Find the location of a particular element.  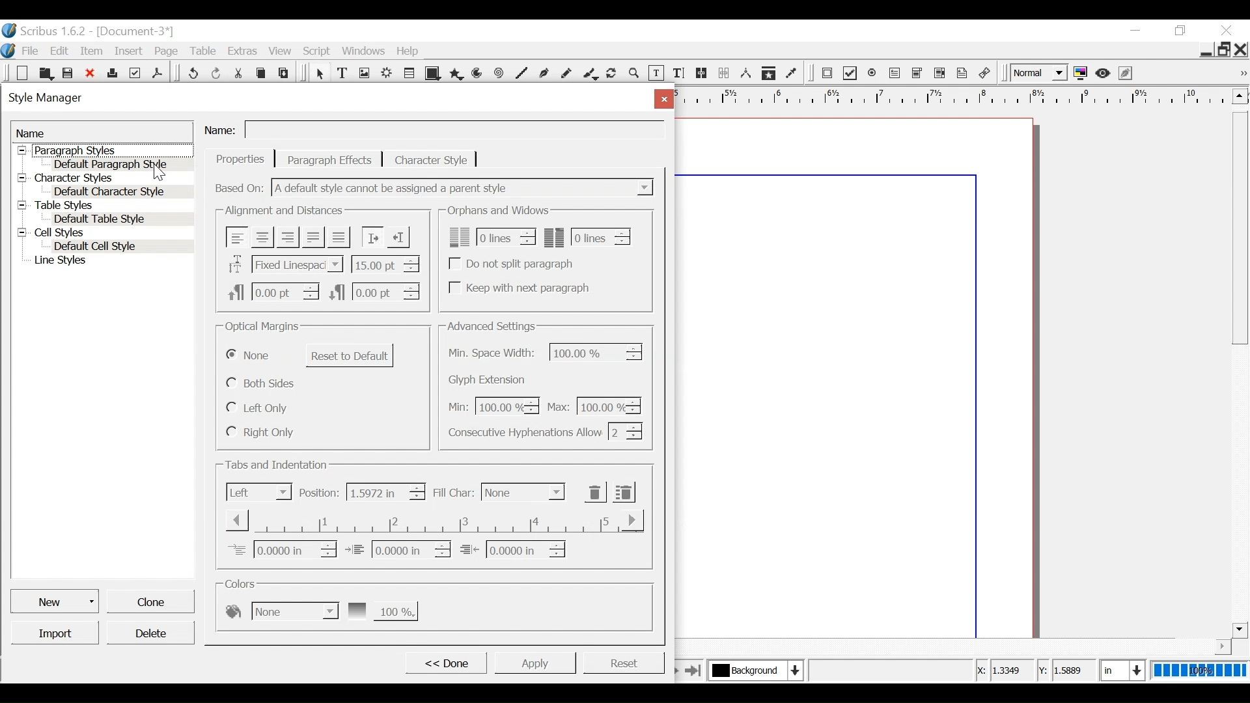

100% is located at coordinates (1197, 670).